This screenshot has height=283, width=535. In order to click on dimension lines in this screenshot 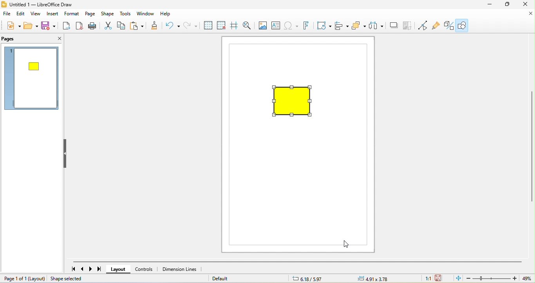, I will do `click(183, 268)`.